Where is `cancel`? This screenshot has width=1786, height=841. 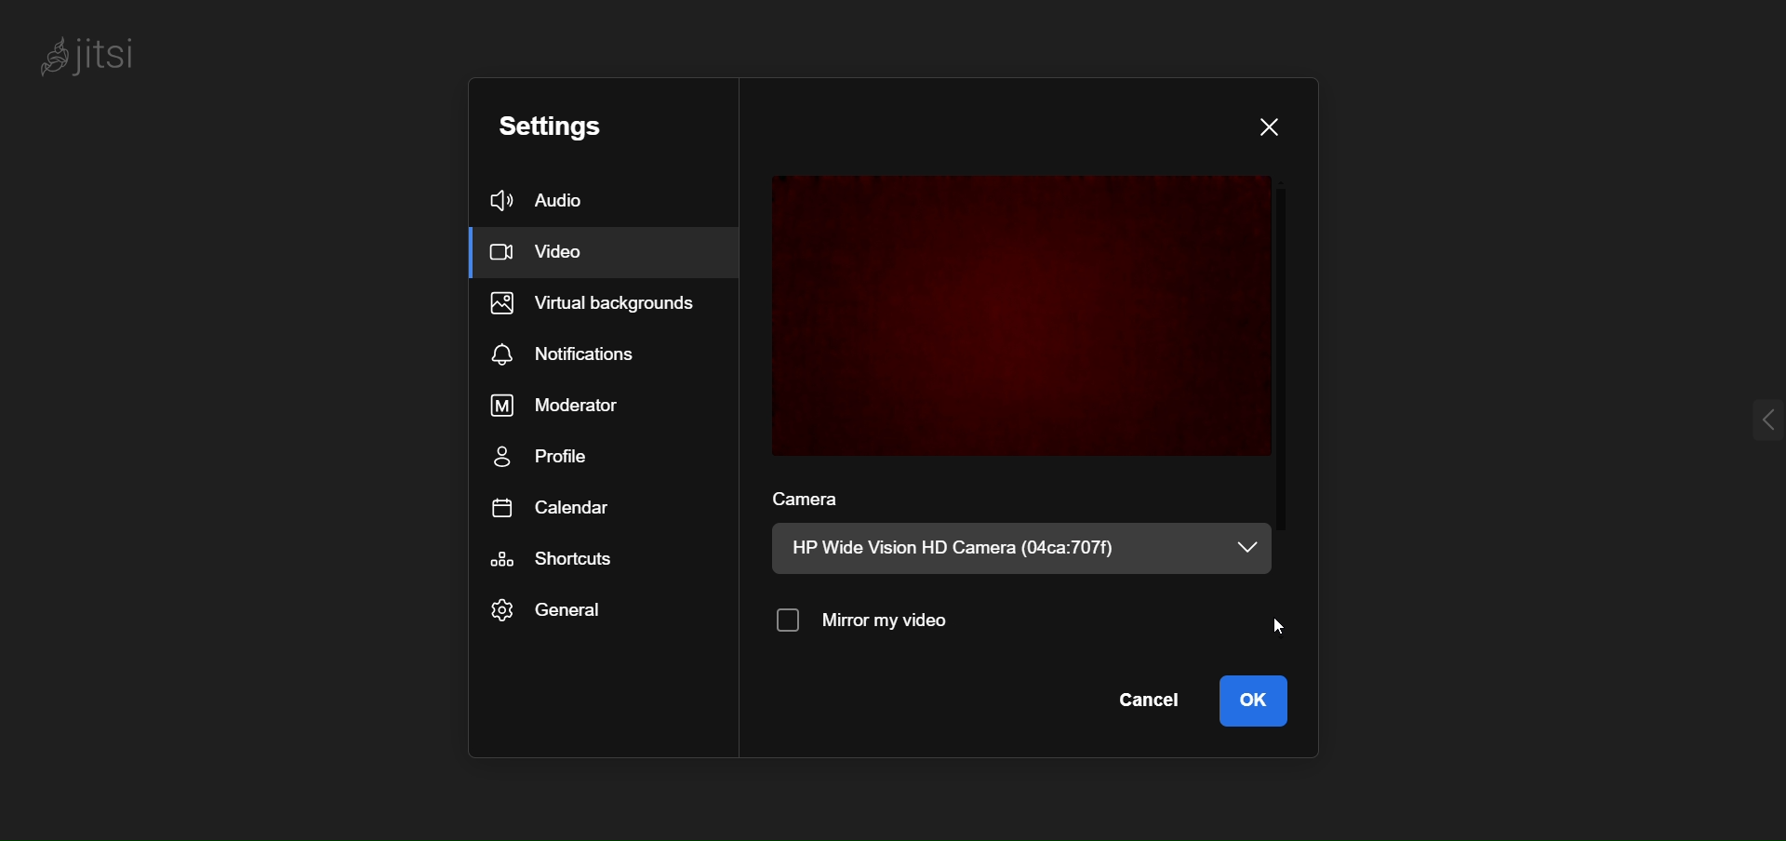
cancel is located at coordinates (1154, 702).